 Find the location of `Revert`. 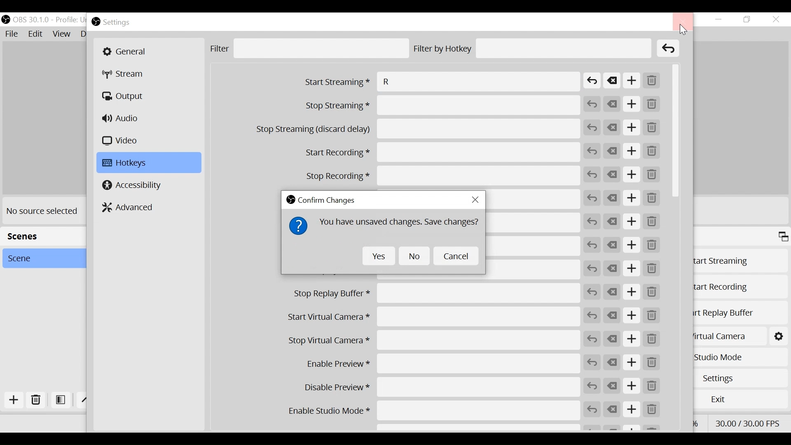

Revert is located at coordinates (592, 128).